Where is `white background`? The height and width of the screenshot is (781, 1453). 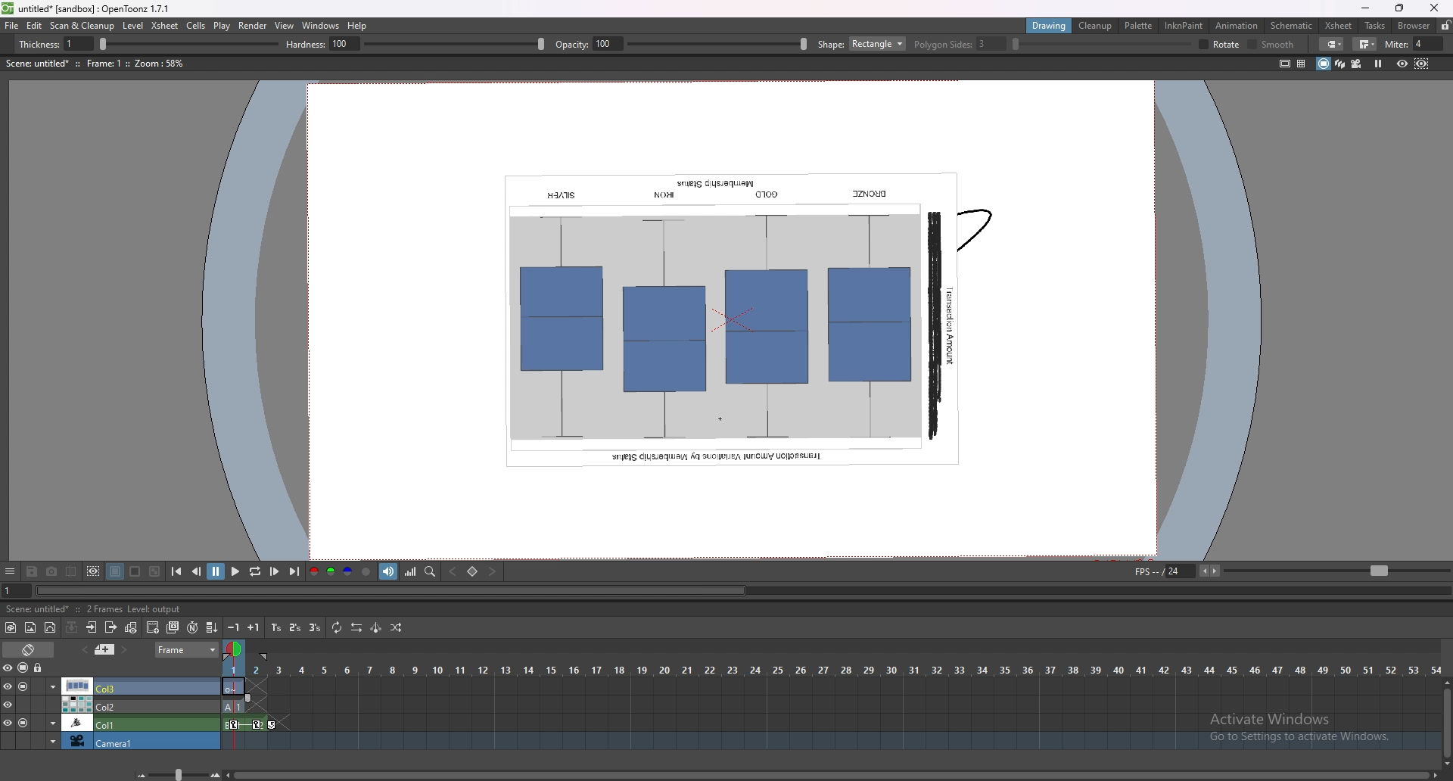 white background is located at coordinates (134, 571).